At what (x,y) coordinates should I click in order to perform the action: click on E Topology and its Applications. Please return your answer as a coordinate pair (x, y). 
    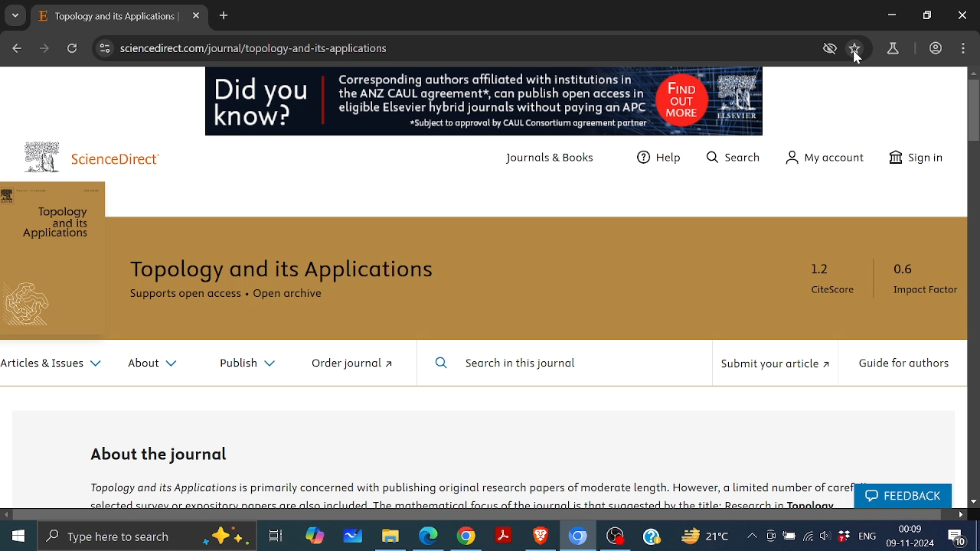
    Looking at the image, I should click on (109, 18).